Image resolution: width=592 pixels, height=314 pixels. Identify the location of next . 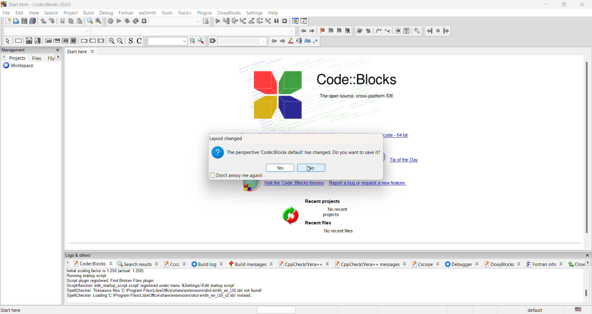
(312, 32).